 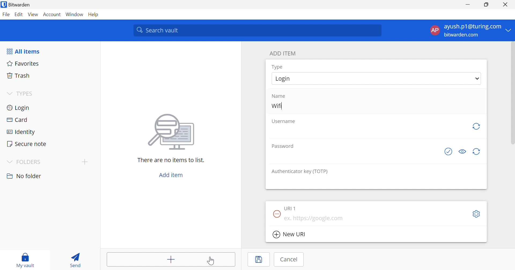 I want to click on ADD ITEM, so click(x=284, y=53).